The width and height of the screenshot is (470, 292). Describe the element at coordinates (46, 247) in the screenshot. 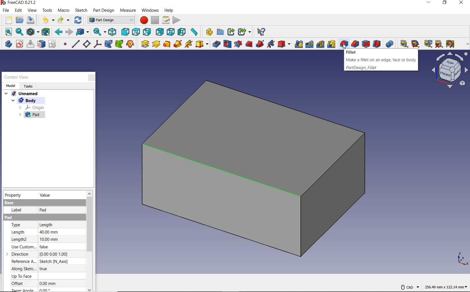

I see `false` at that location.